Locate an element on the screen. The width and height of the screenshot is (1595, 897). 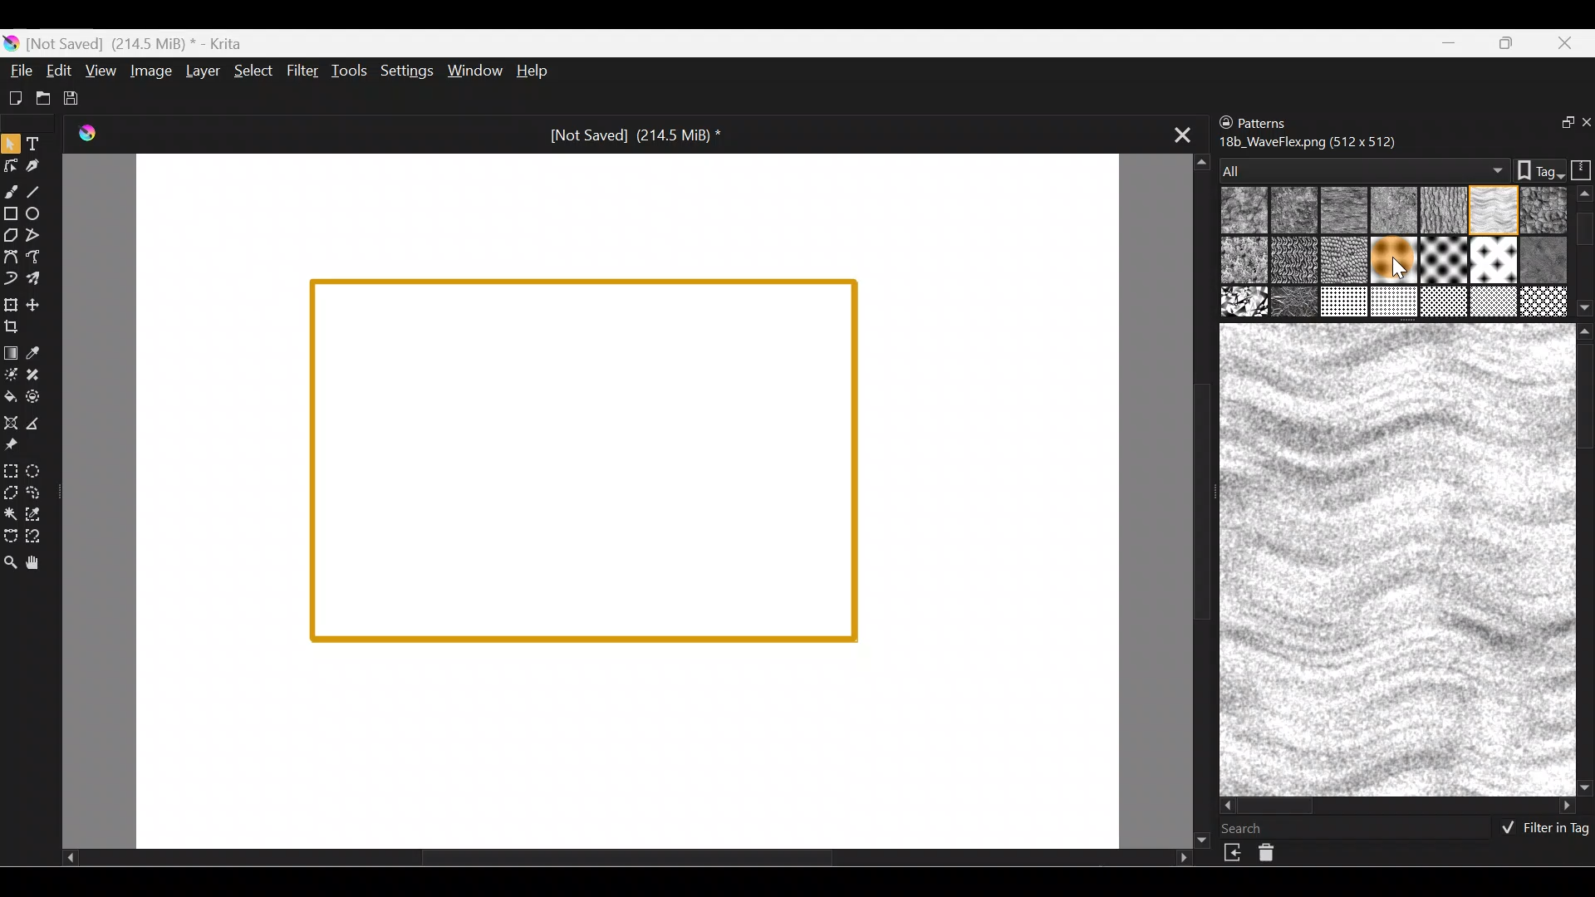
Patterns is located at coordinates (1275, 121).